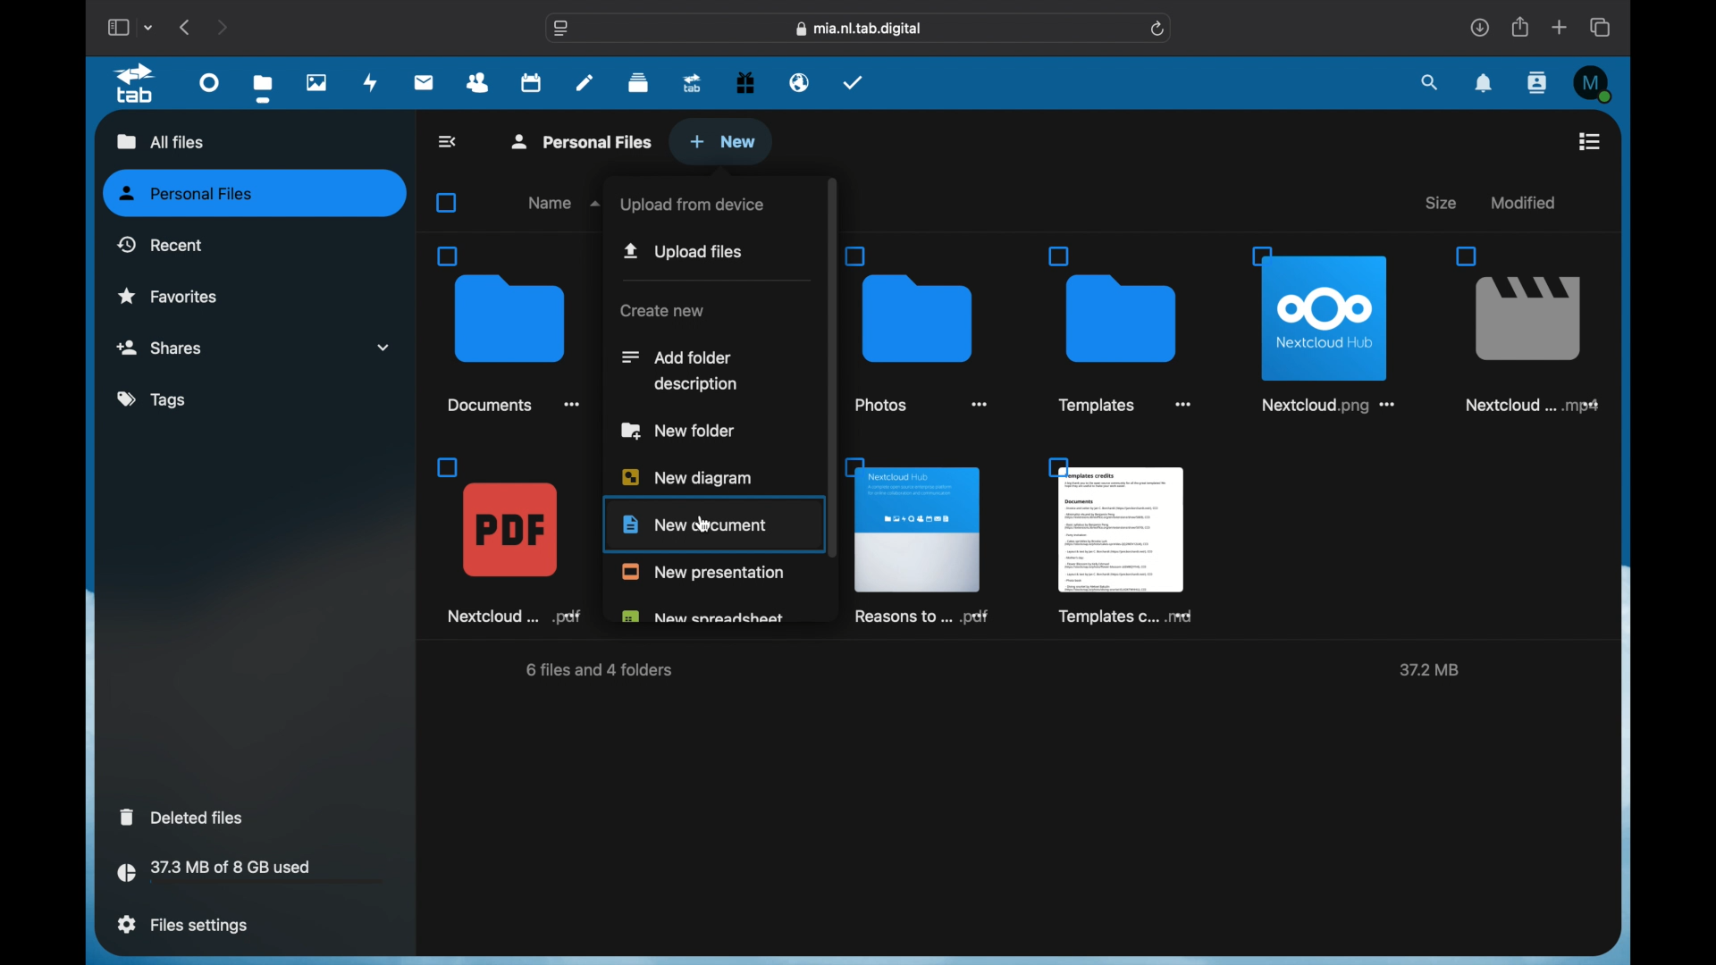 This screenshot has width=1716, height=965. I want to click on 37.2 MB, so click(1426, 671).